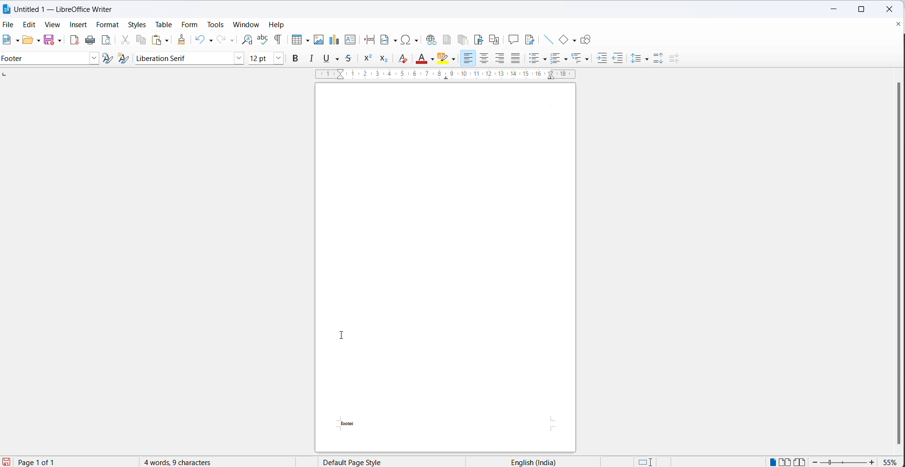  What do you see at coordinates (210, 40) in the screenshot?
I see `undo options` at bounding box center [210, 40].